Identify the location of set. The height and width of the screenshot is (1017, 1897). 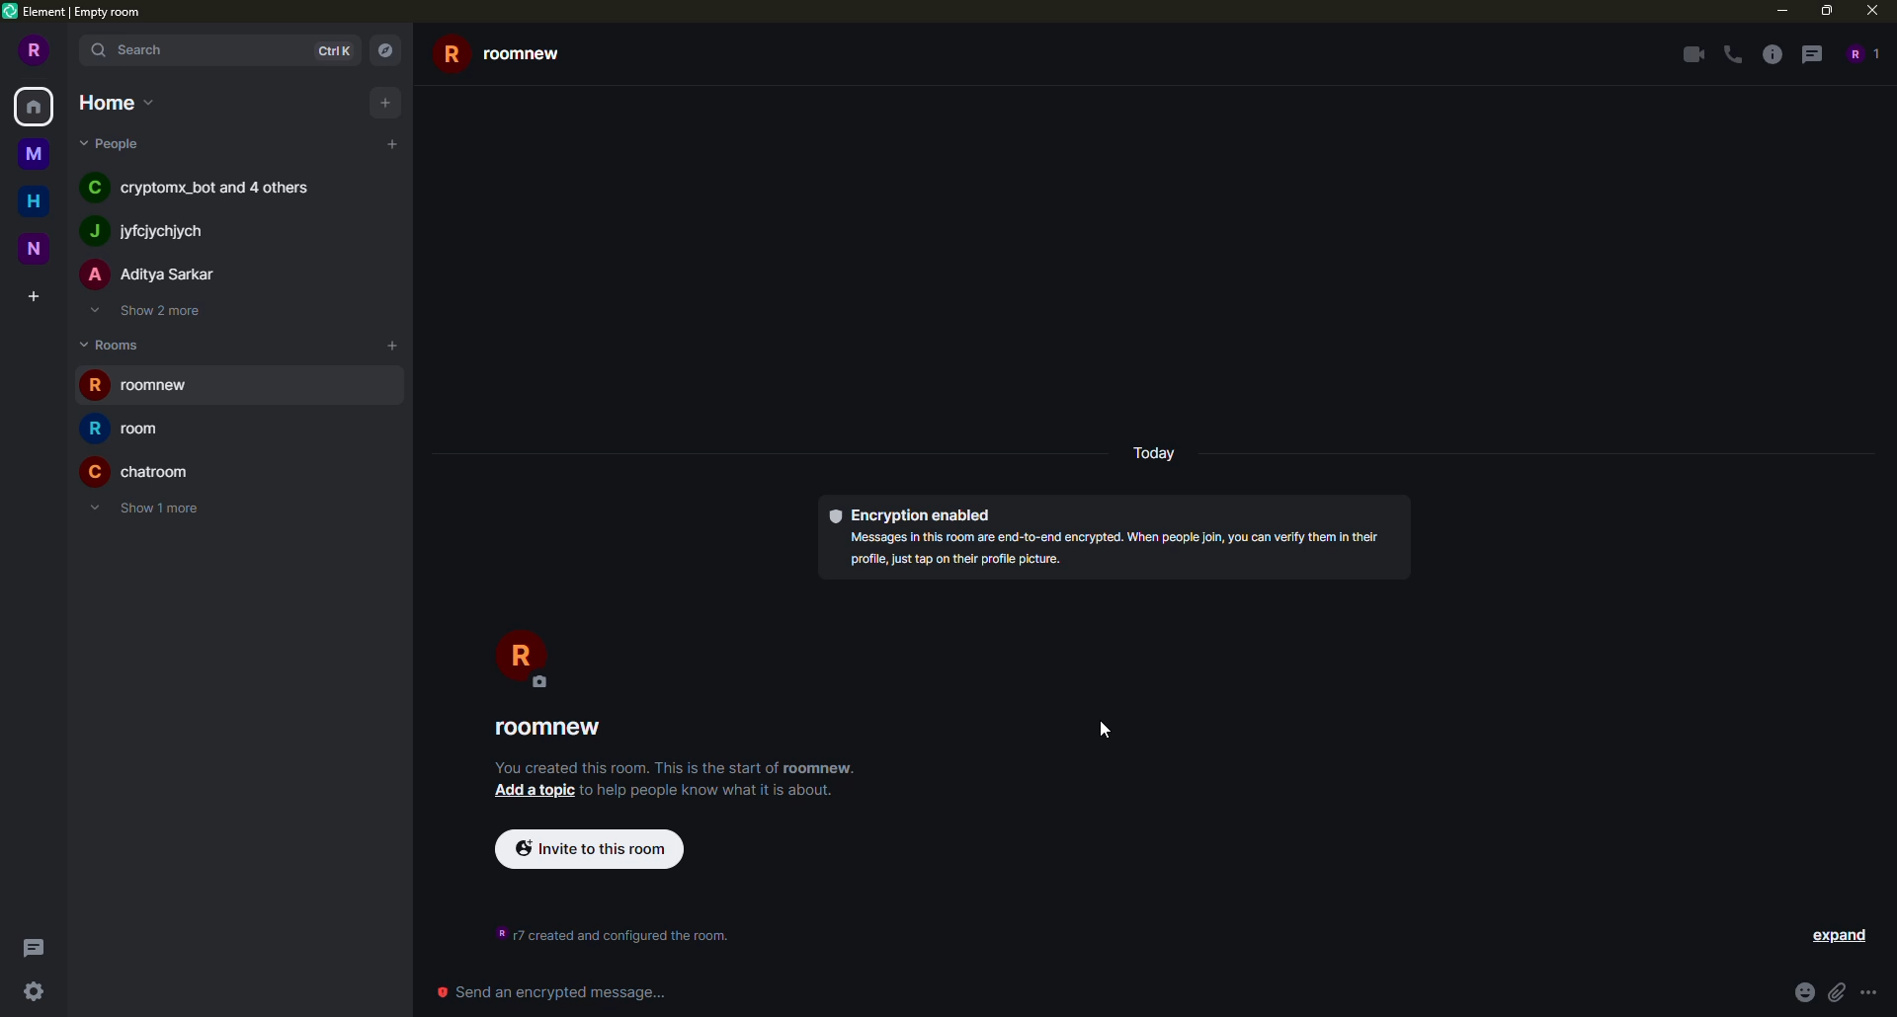
(1846, 932).